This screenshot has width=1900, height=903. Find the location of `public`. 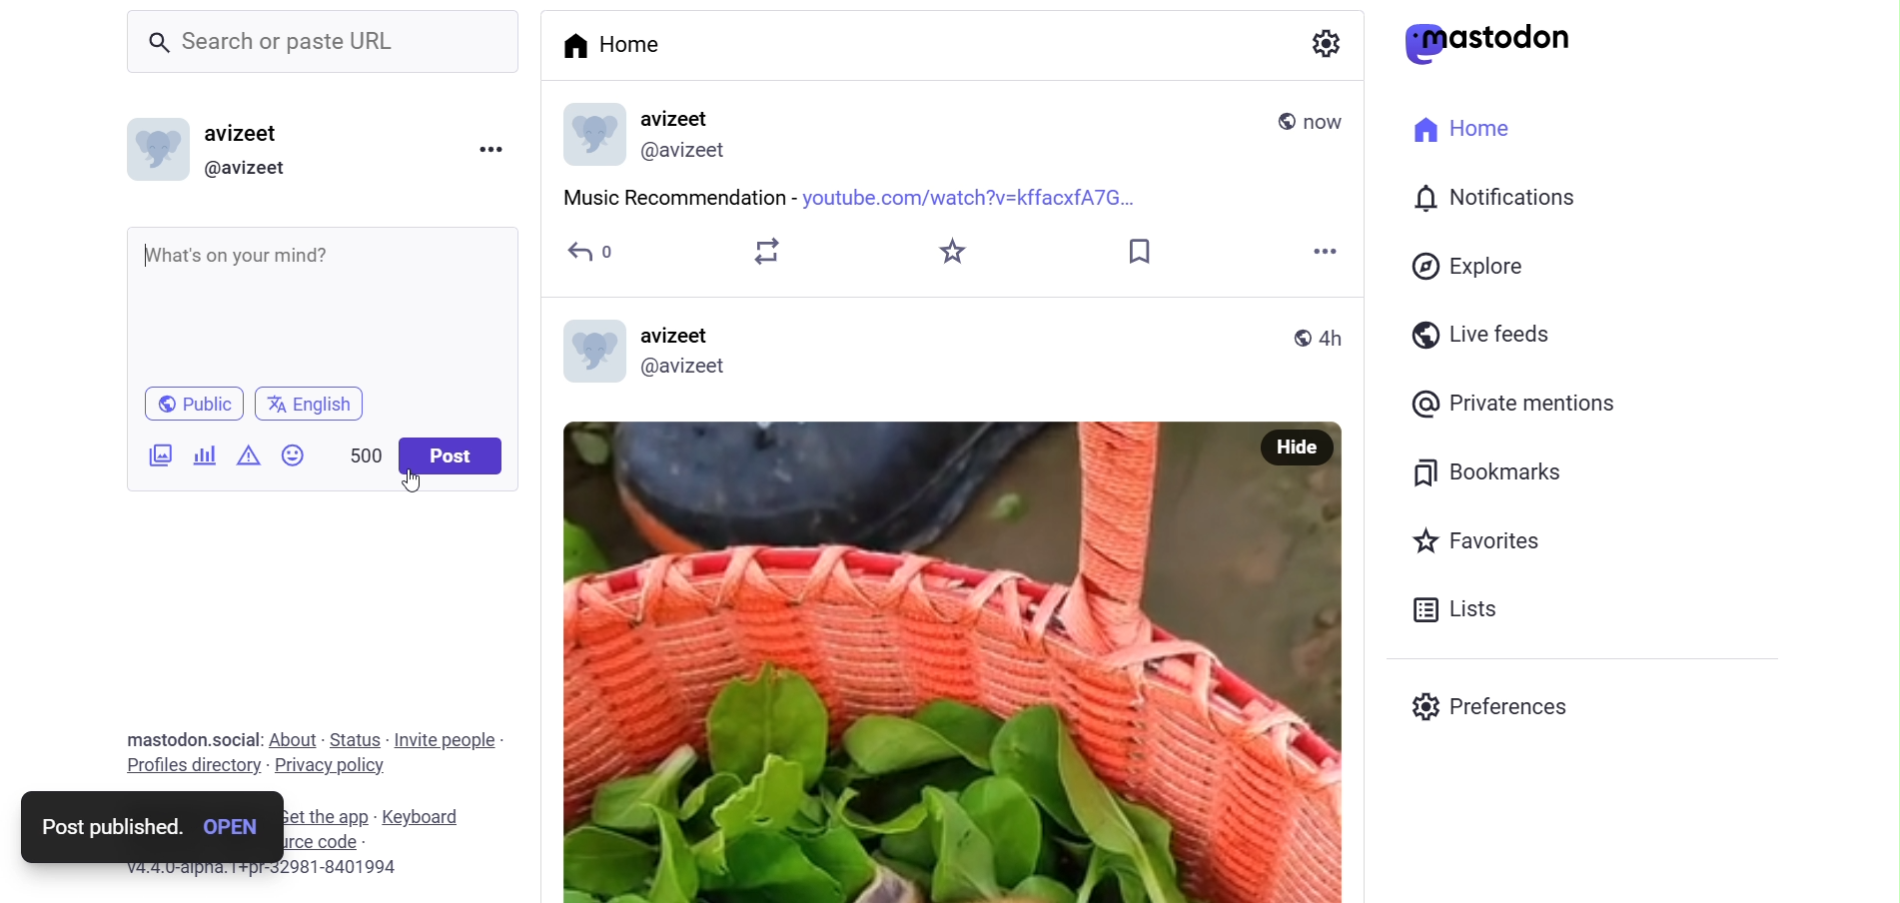

public is located at coordinates (1299, 339).